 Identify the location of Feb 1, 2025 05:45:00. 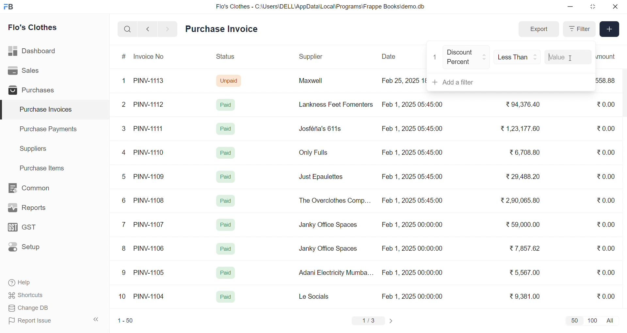
(413, 201).